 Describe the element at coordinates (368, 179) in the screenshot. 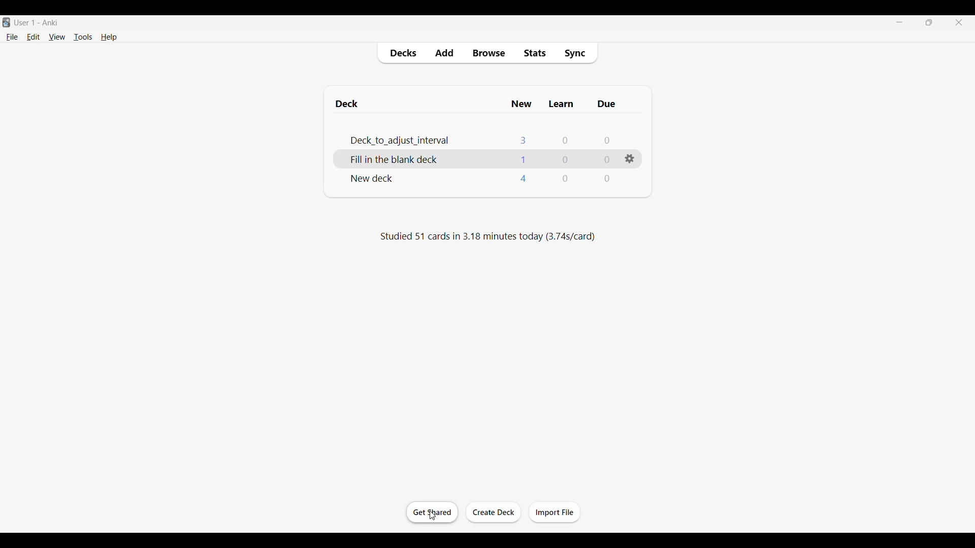

I see `New deck` at that location.